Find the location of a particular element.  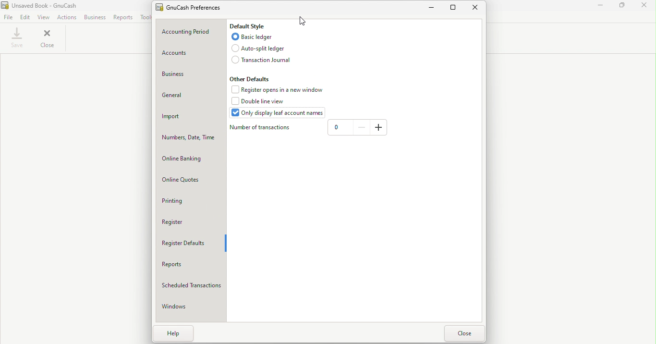

Import is located at coordinates (190, 116).